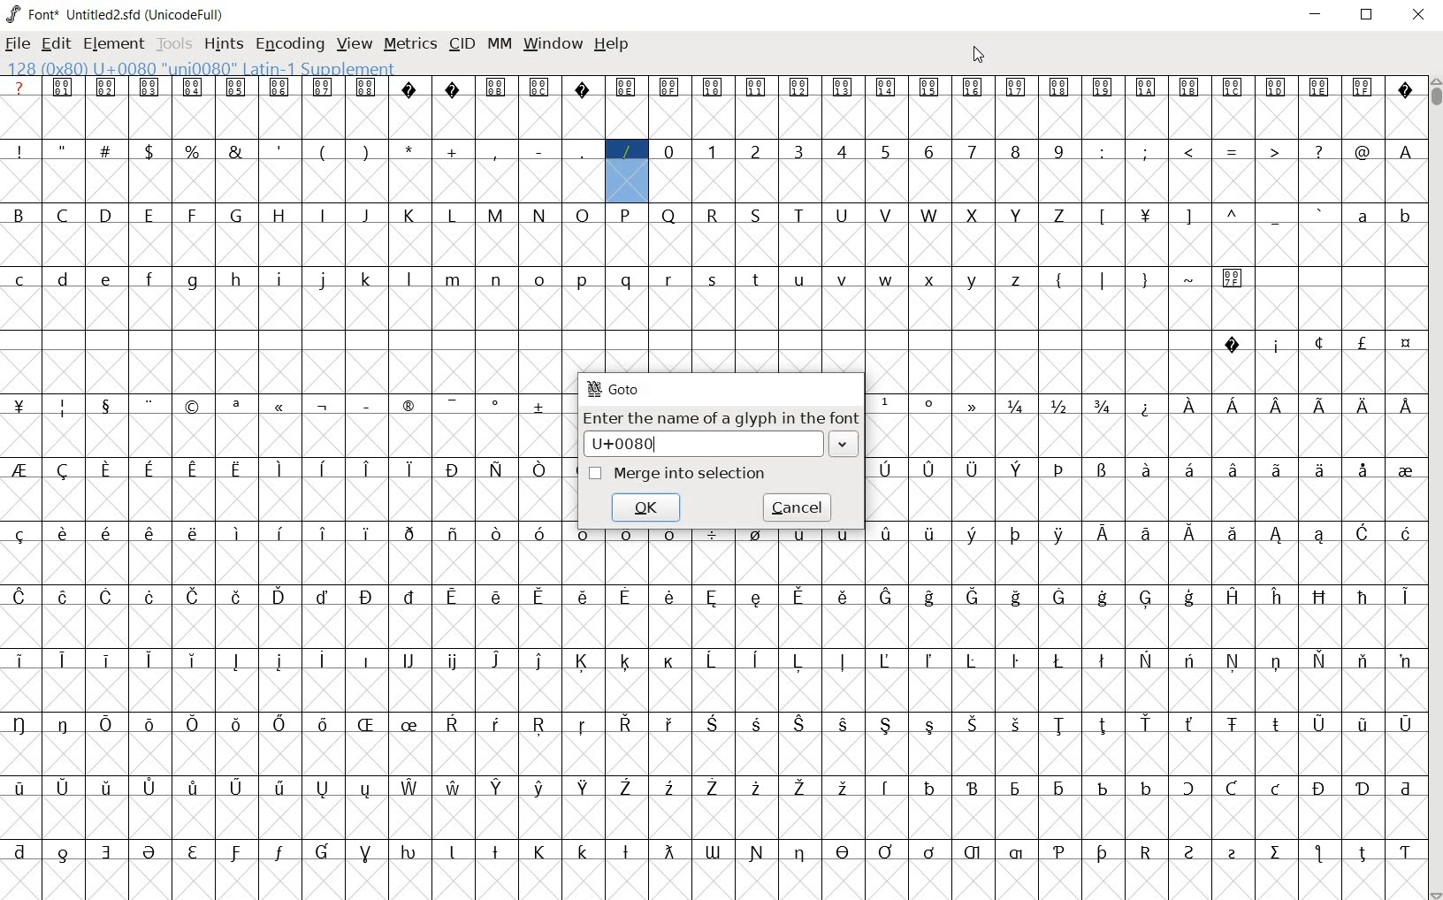 The width and height of the screenshot is (1443, 900). I want to click on glyph, so click(669, 216).